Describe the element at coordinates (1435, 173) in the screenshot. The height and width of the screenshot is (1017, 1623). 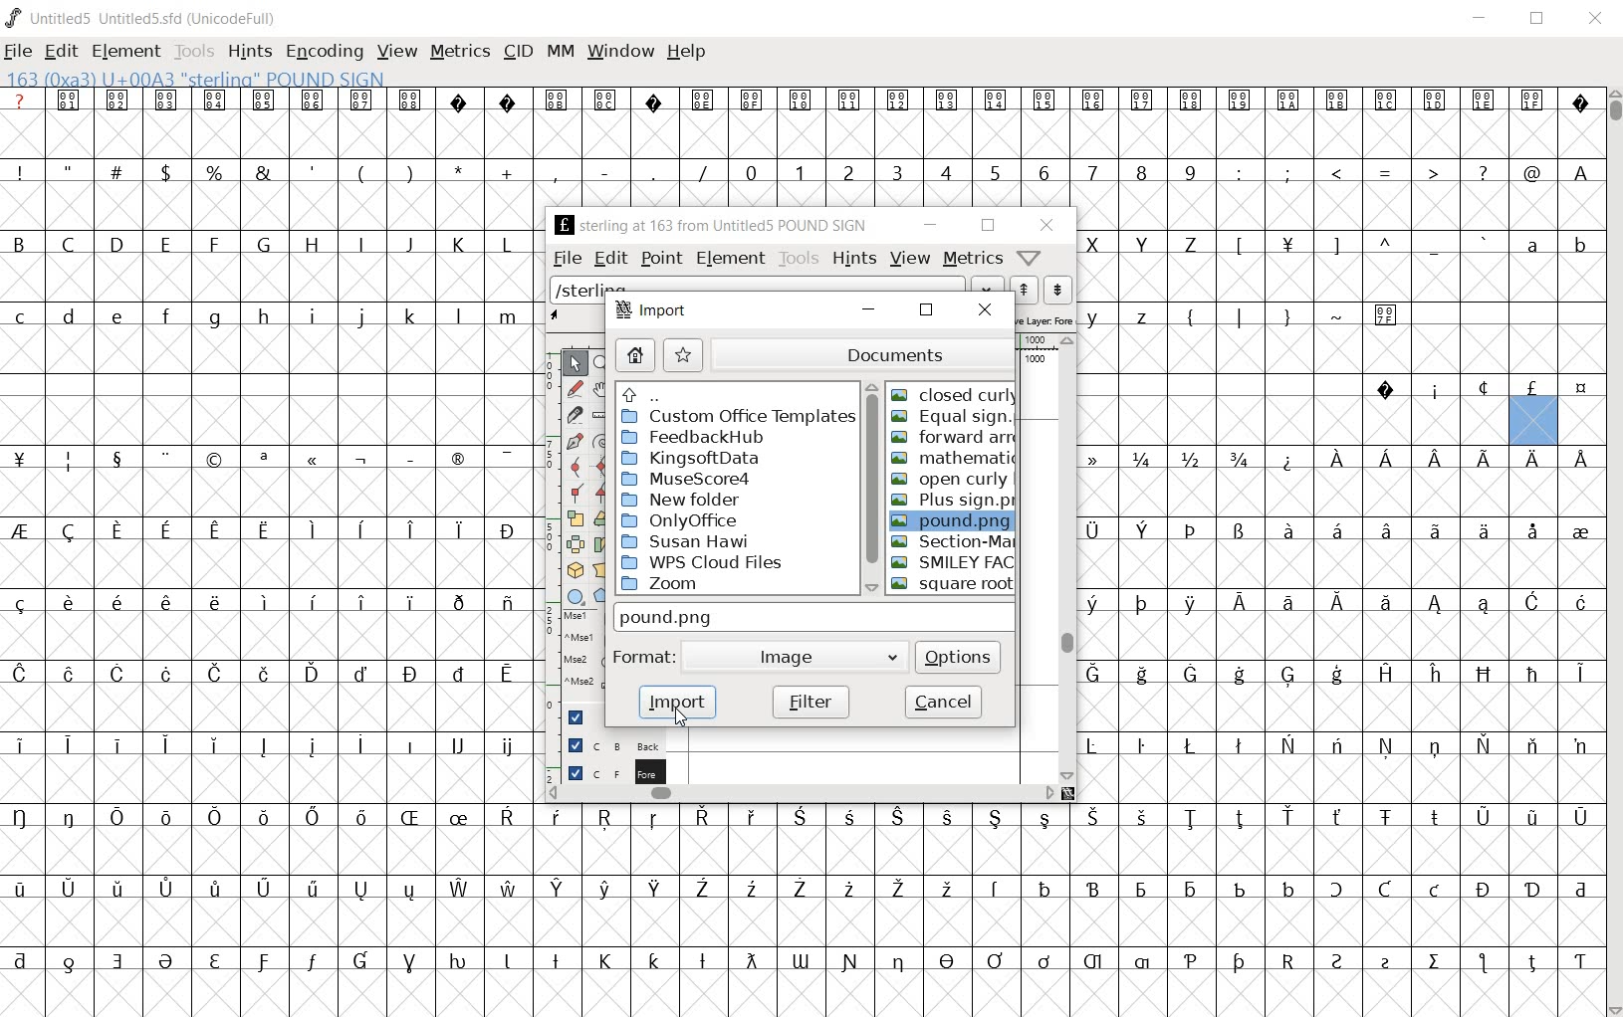
I see `>` at that location.